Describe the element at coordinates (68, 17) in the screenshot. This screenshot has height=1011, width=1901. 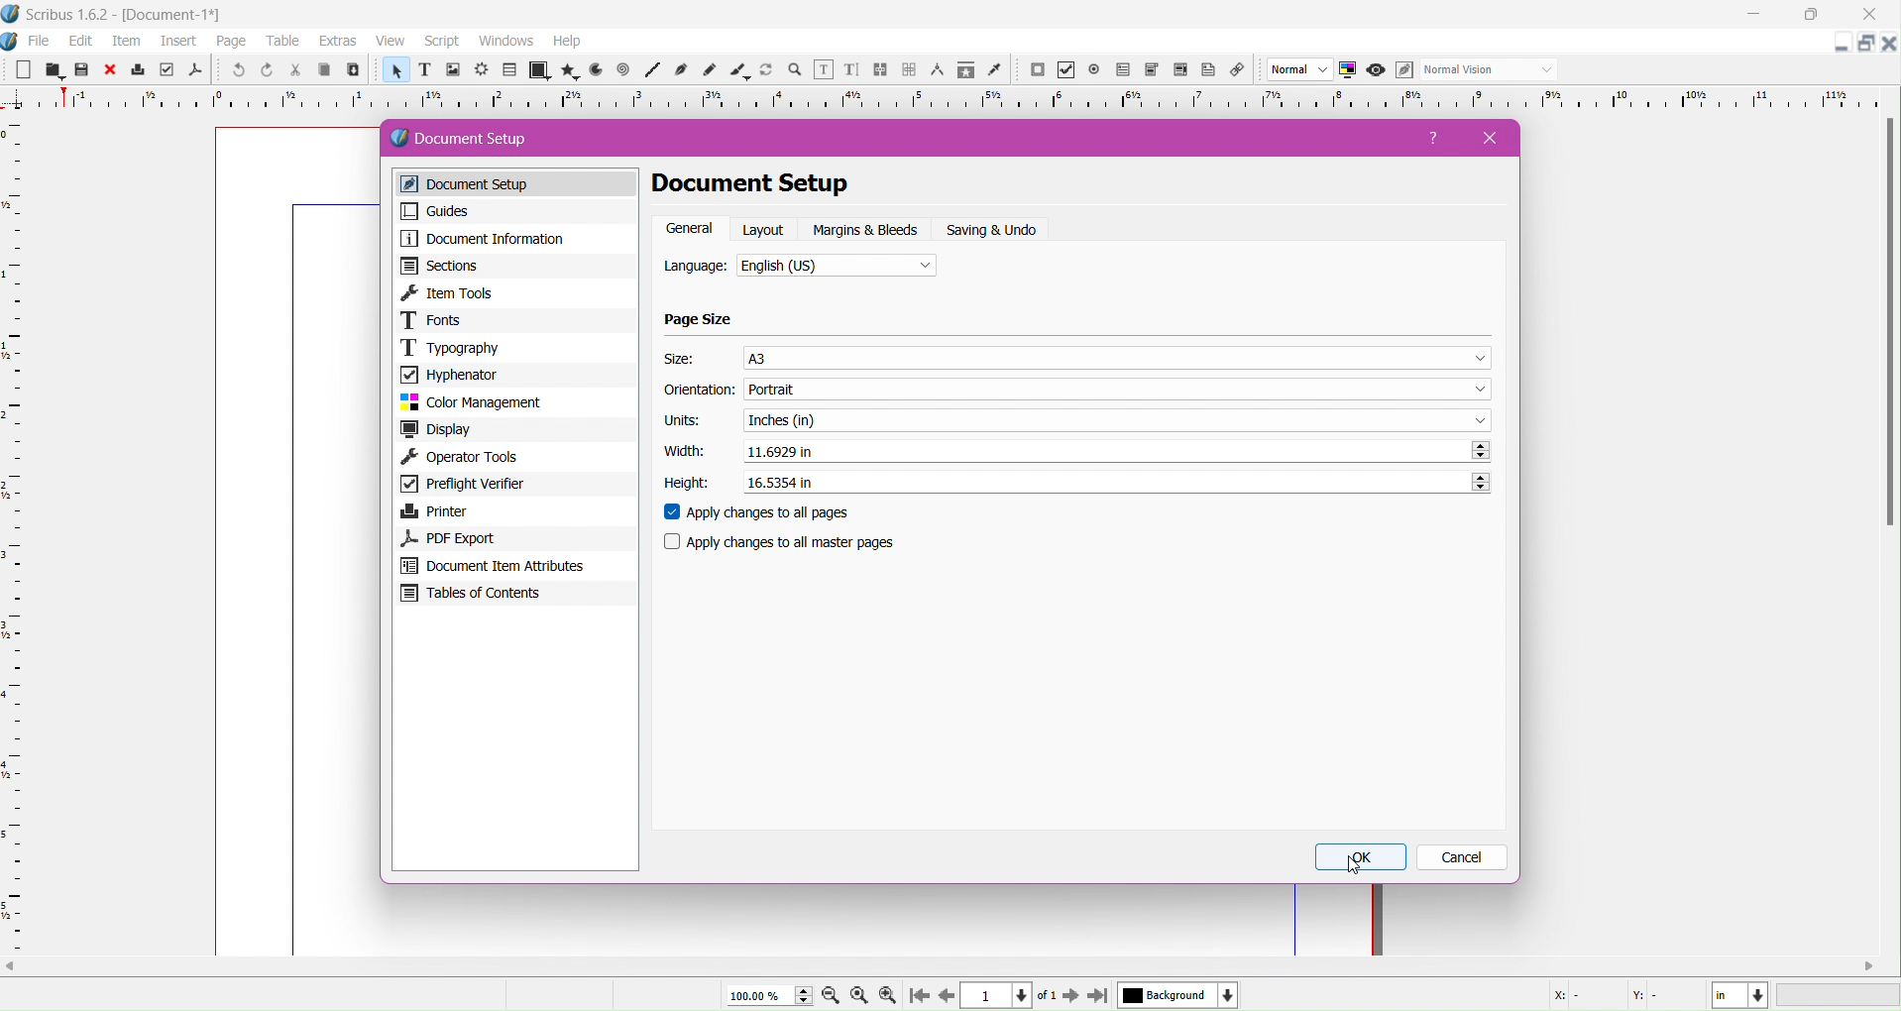
I see `app name` at that location.